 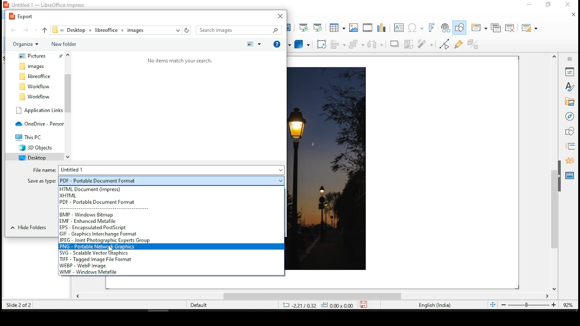 I want to click on file path, so click(x=113, y=30).